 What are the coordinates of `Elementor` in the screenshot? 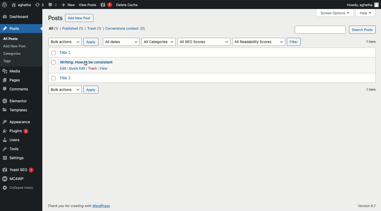 It's located at (16, 101).